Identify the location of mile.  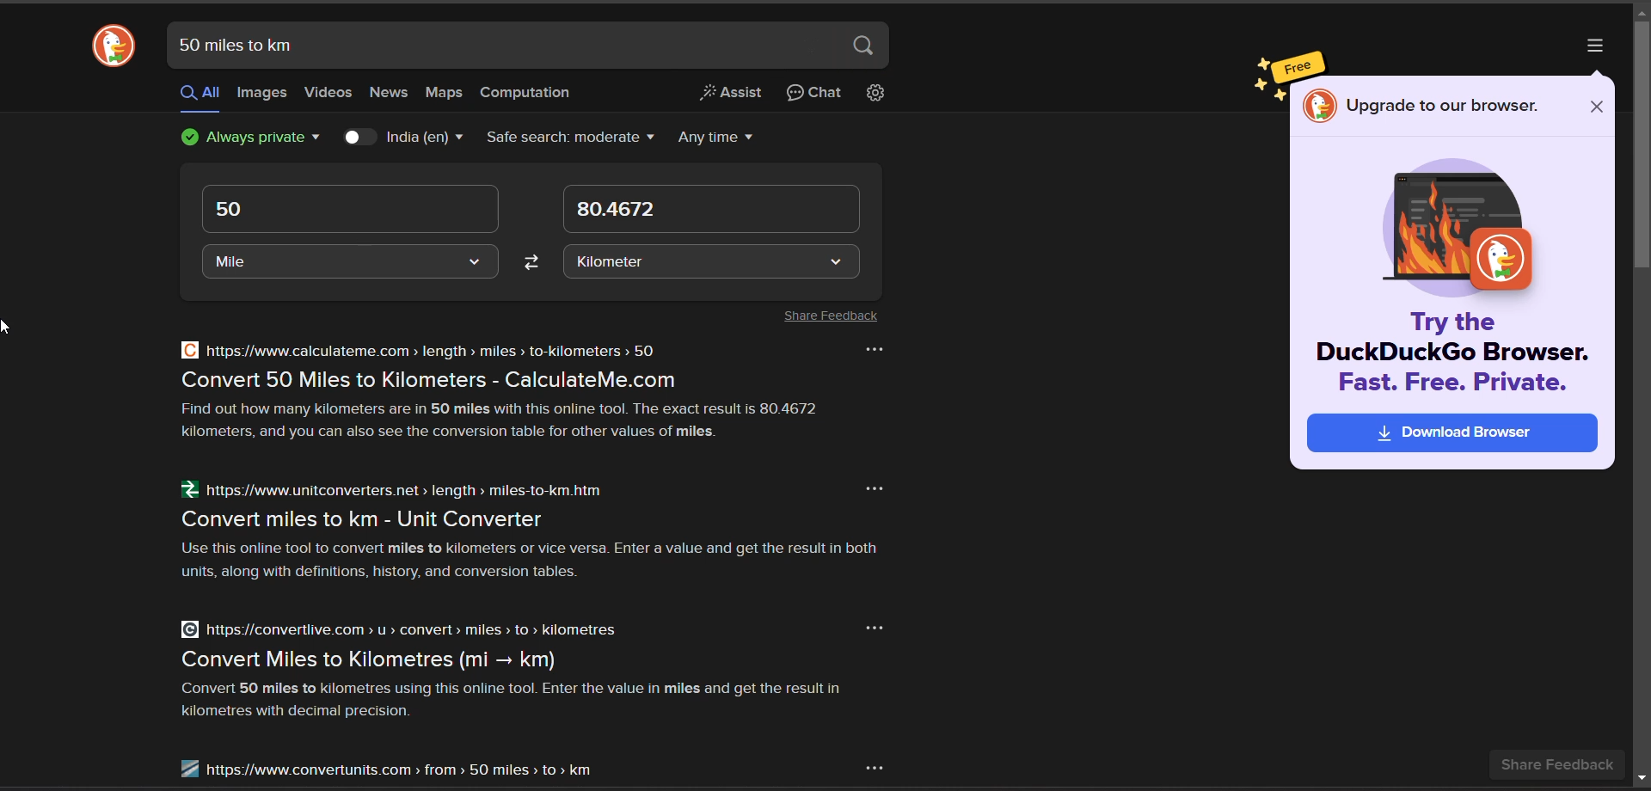
(229, 264).